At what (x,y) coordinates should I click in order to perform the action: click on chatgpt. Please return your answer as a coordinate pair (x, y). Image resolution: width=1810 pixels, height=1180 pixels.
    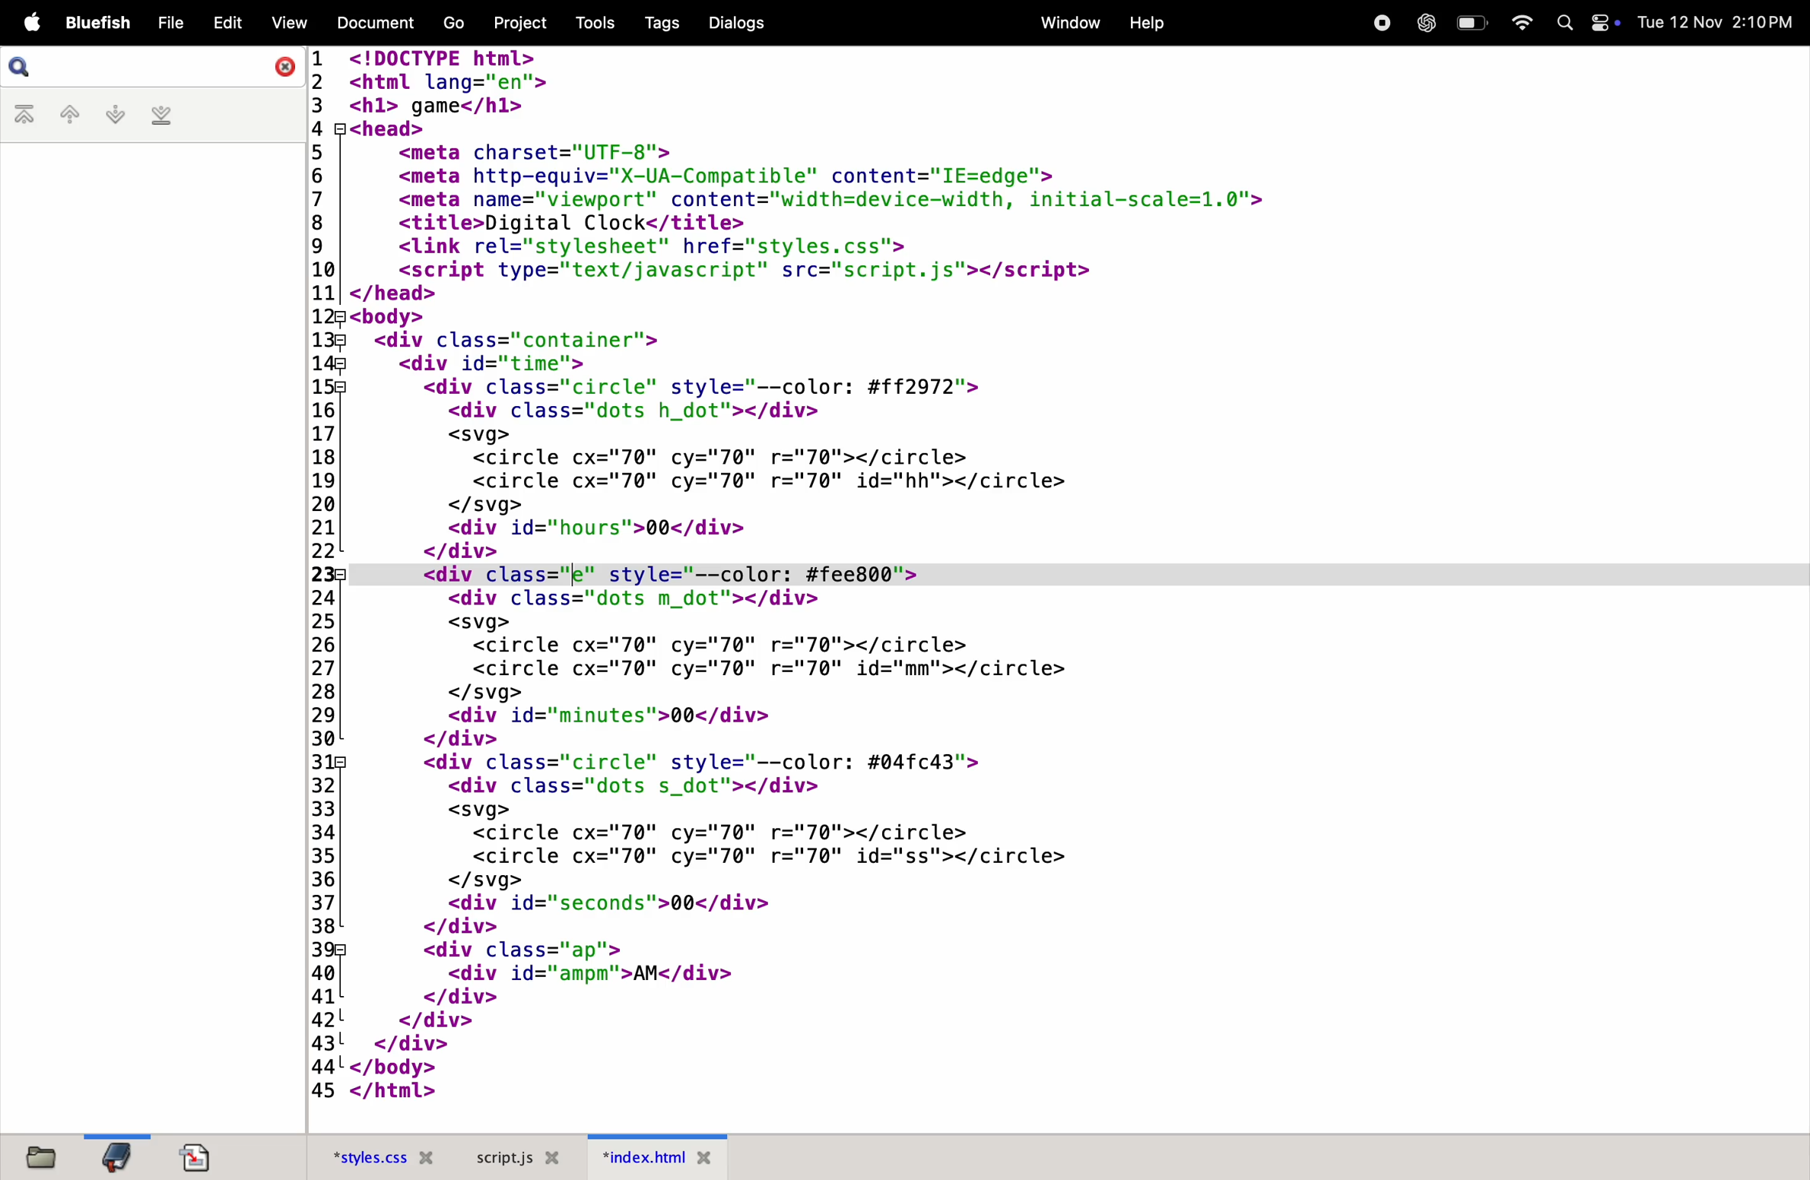
    Looking at the image, I should click on (1421, 23).